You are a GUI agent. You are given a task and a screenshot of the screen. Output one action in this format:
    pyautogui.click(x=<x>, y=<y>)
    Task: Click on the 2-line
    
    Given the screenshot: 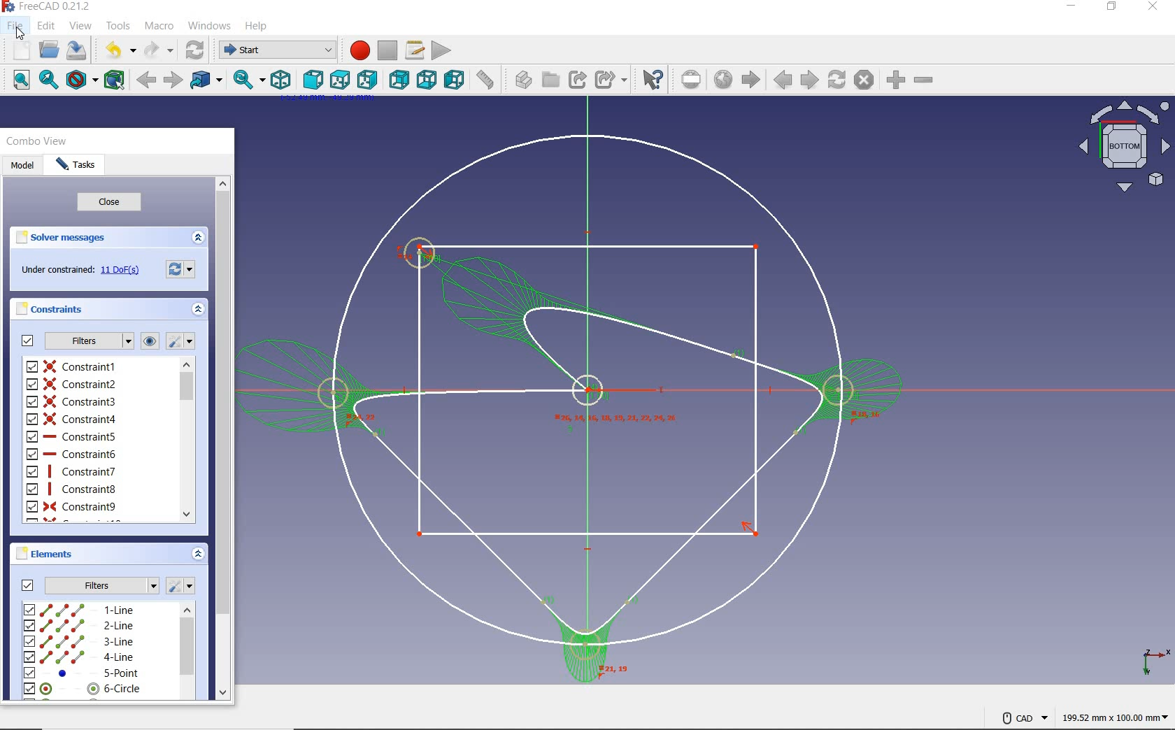 What is the action you would take?
    pyautogui.click(x=79, y=626)
    